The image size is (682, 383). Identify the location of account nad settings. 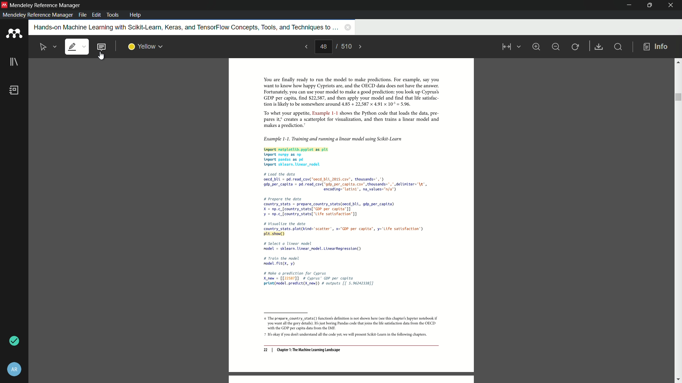
(13, 370).